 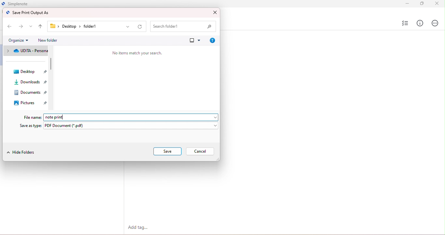 What do you see at coordinates (132, 126) in the screenshot?
I see `select file type` at bounding box center [132, 126].